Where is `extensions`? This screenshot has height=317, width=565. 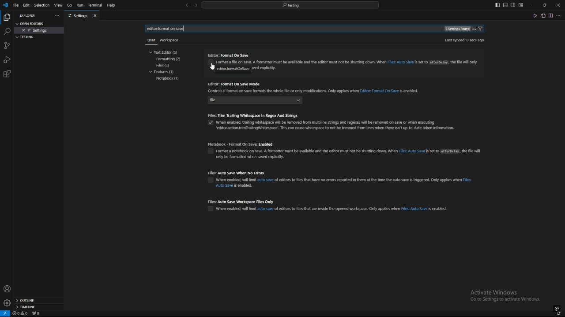
extensions is located at coordinates (7, 74).